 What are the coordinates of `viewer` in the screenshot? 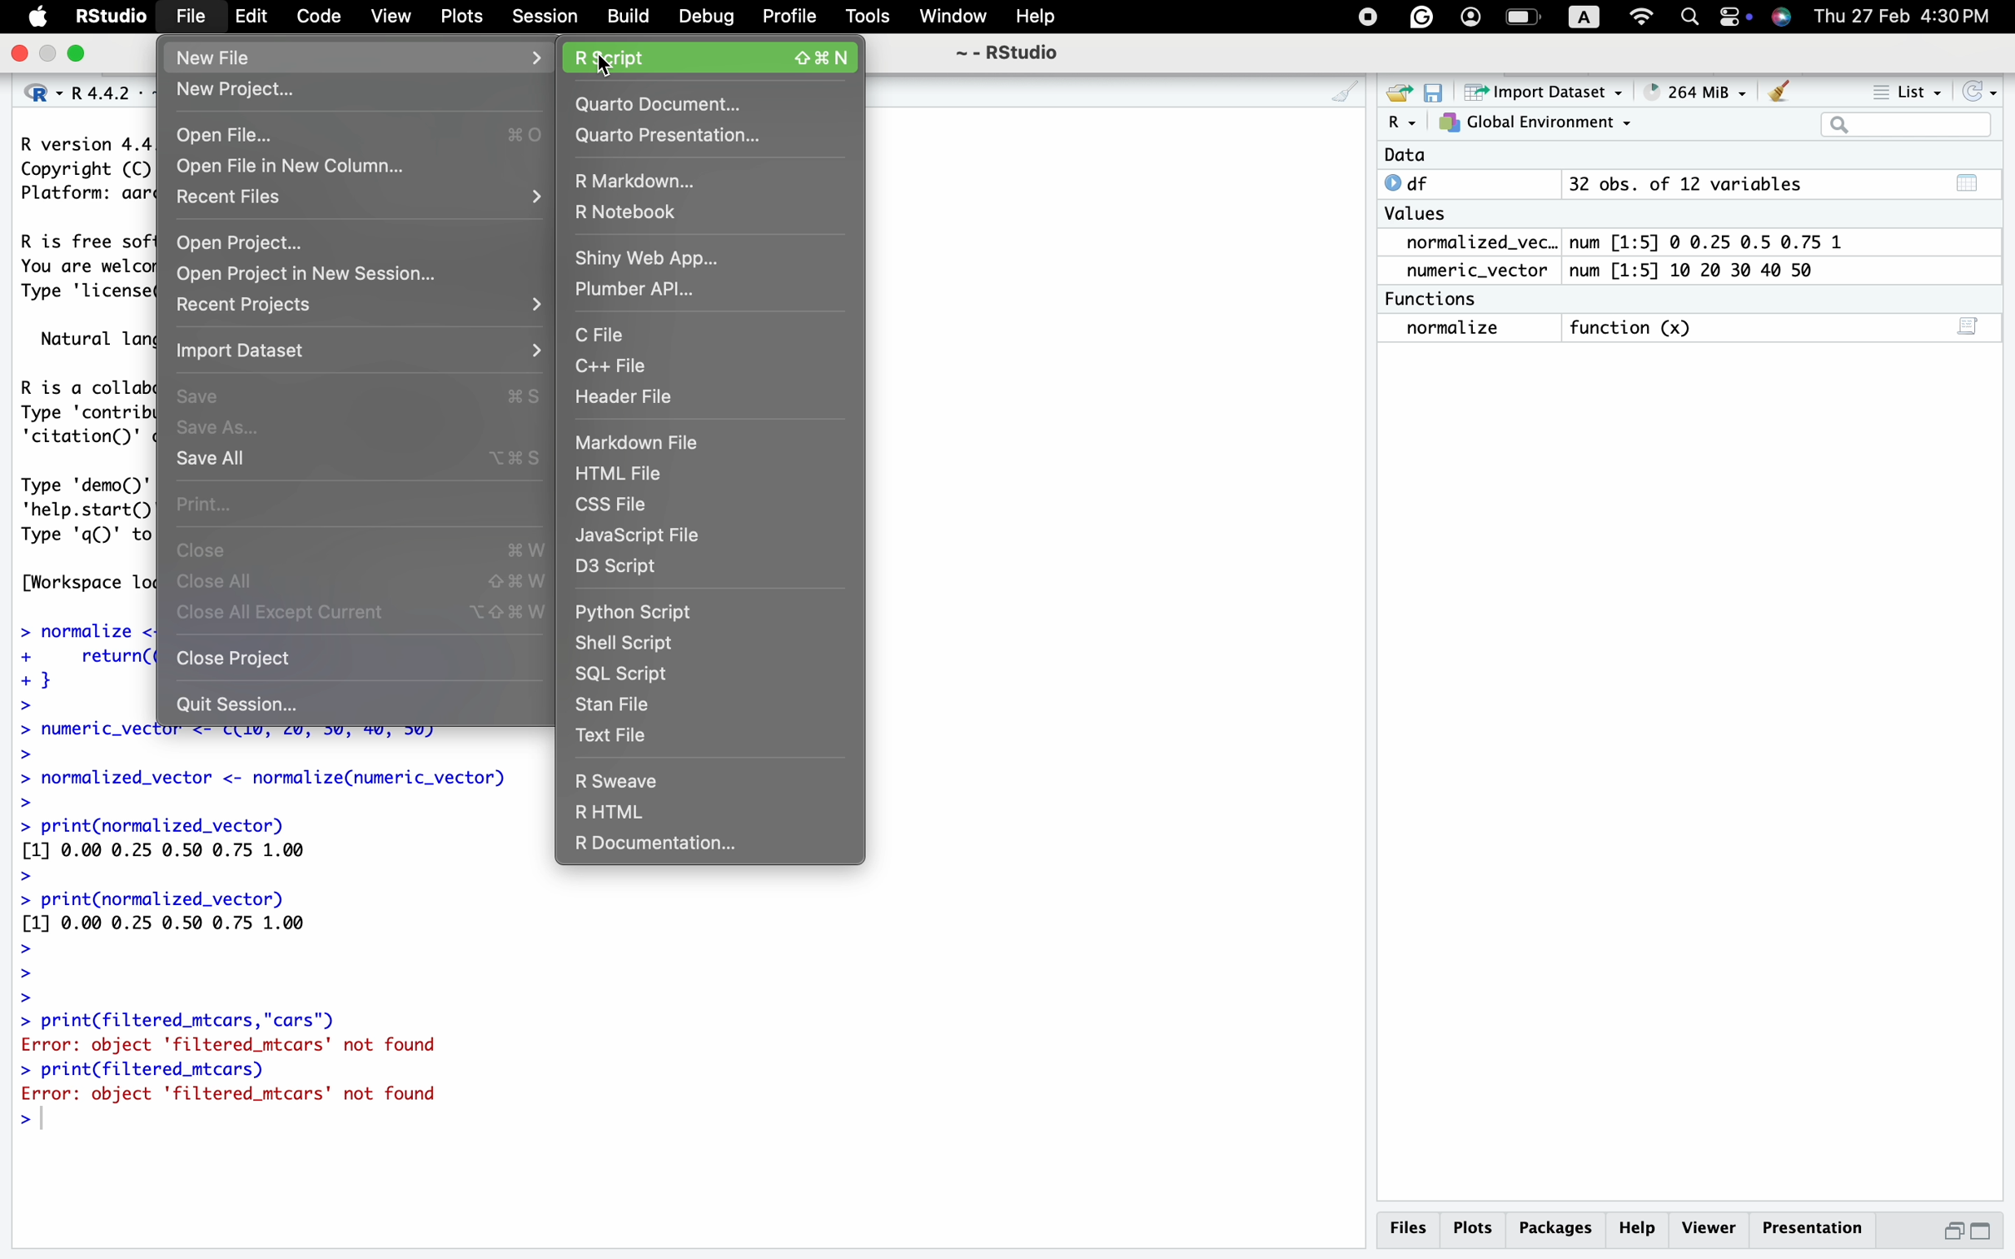 It's located at (1709, 1227).